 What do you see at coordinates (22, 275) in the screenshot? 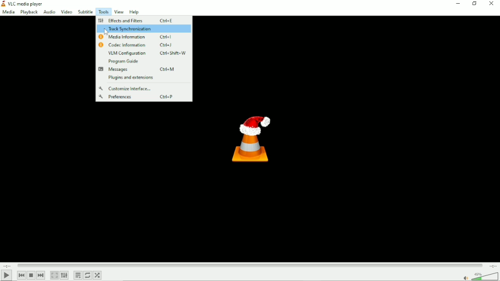
I see `previous` at bounding box center [22, 275].